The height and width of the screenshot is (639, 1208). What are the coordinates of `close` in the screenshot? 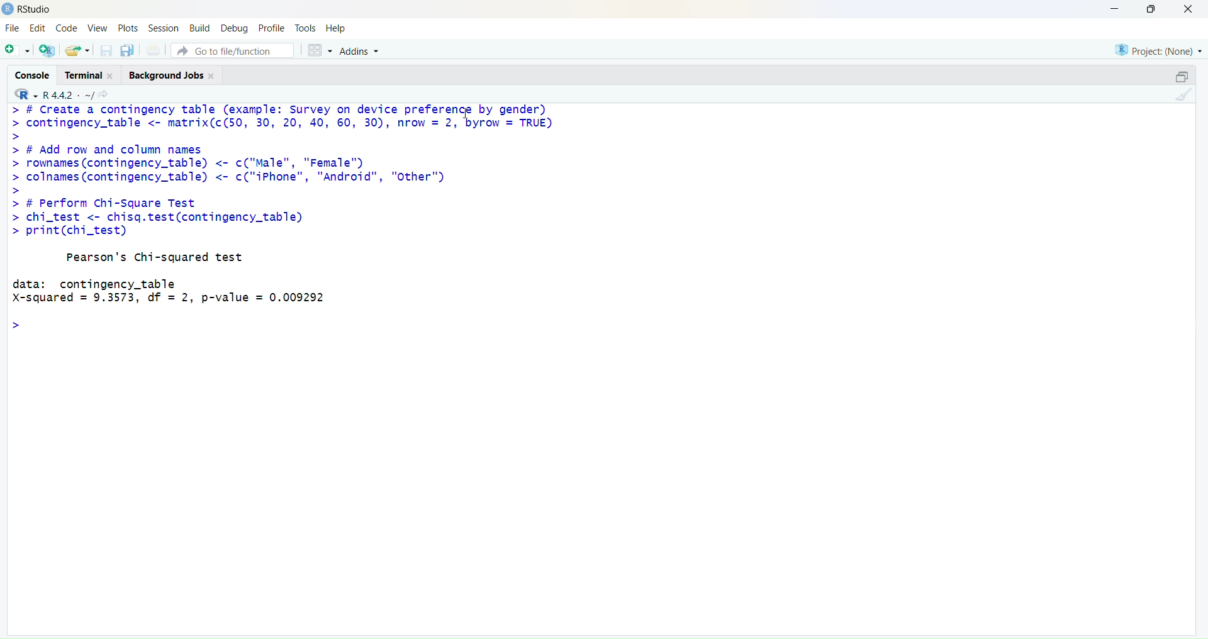 It's located at (211, 75).